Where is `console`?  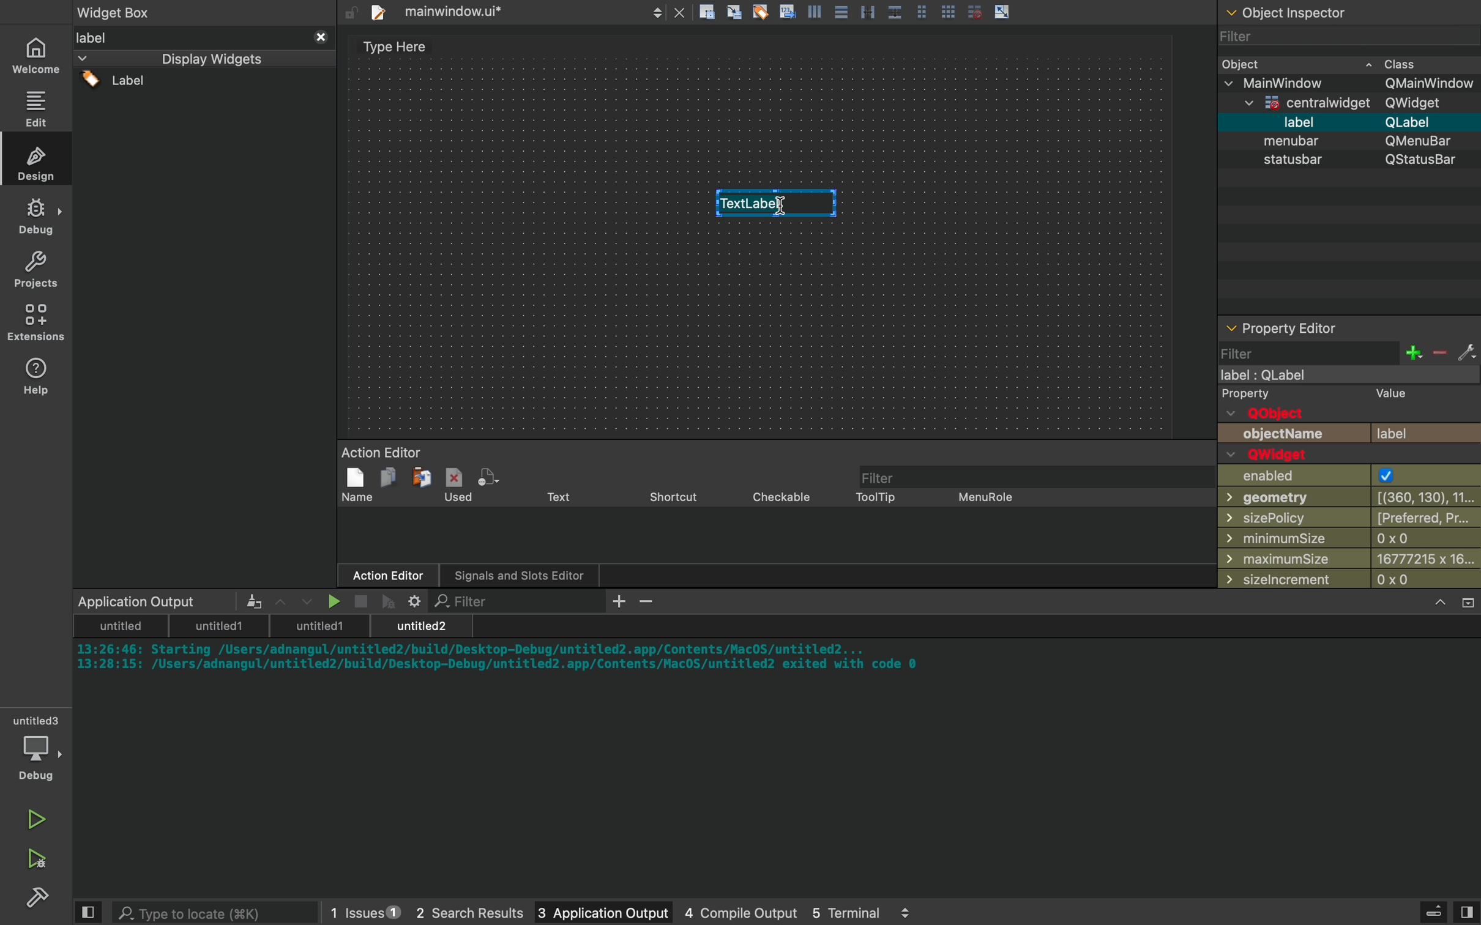 console is located at coordinates (780, 745).